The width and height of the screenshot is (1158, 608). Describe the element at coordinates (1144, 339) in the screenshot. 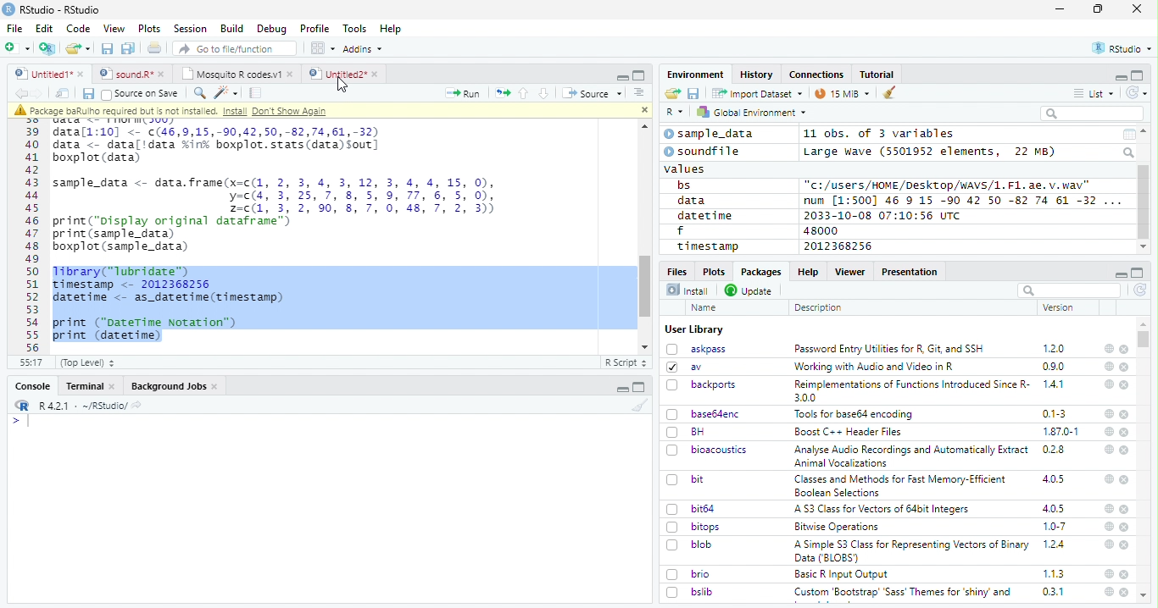

I see `scroll bar` at that location.